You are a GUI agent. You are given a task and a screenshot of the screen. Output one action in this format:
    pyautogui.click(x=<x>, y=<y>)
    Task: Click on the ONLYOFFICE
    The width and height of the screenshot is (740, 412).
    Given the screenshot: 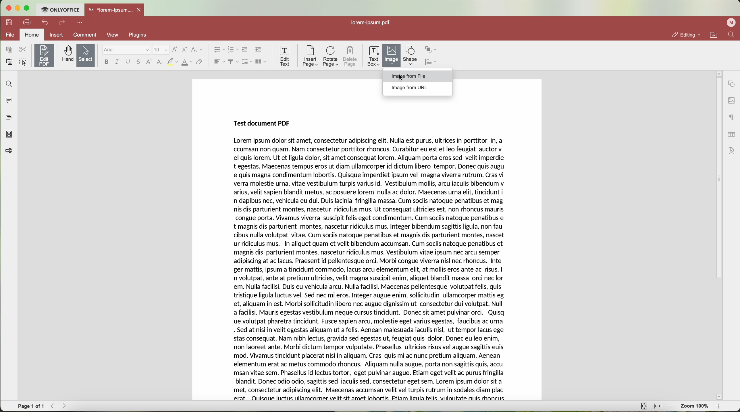 What is the action you would take?
    pyautogui.click(x=60, y=9)
    